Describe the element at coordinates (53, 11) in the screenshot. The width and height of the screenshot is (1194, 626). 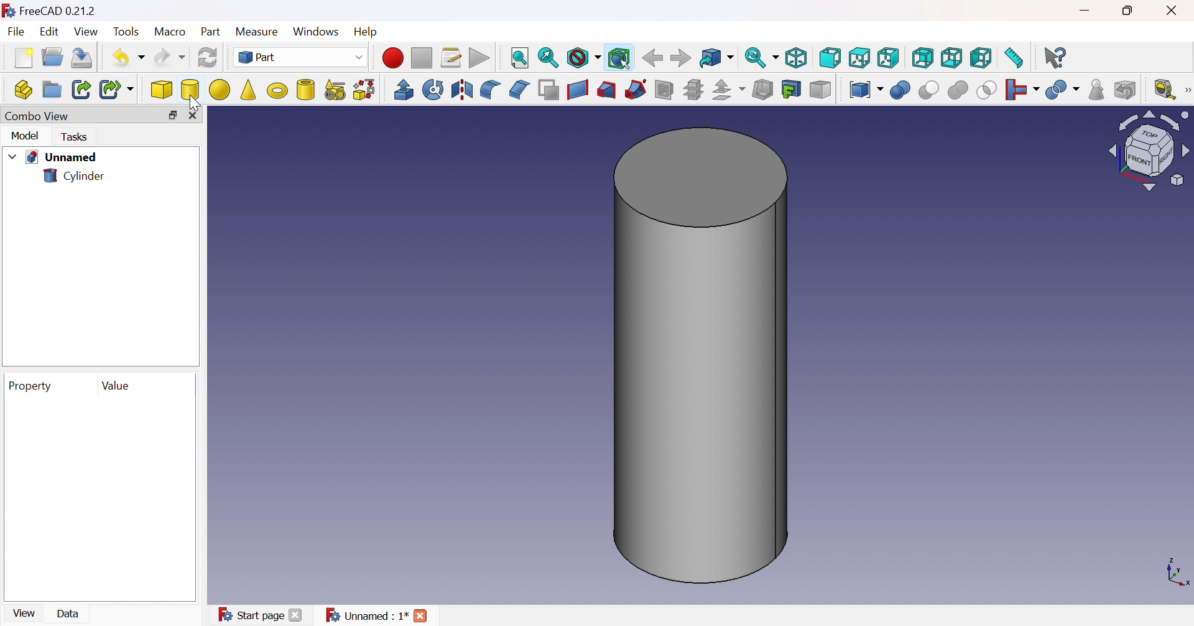
I see `FreeCAD 0.21.2` at that location.